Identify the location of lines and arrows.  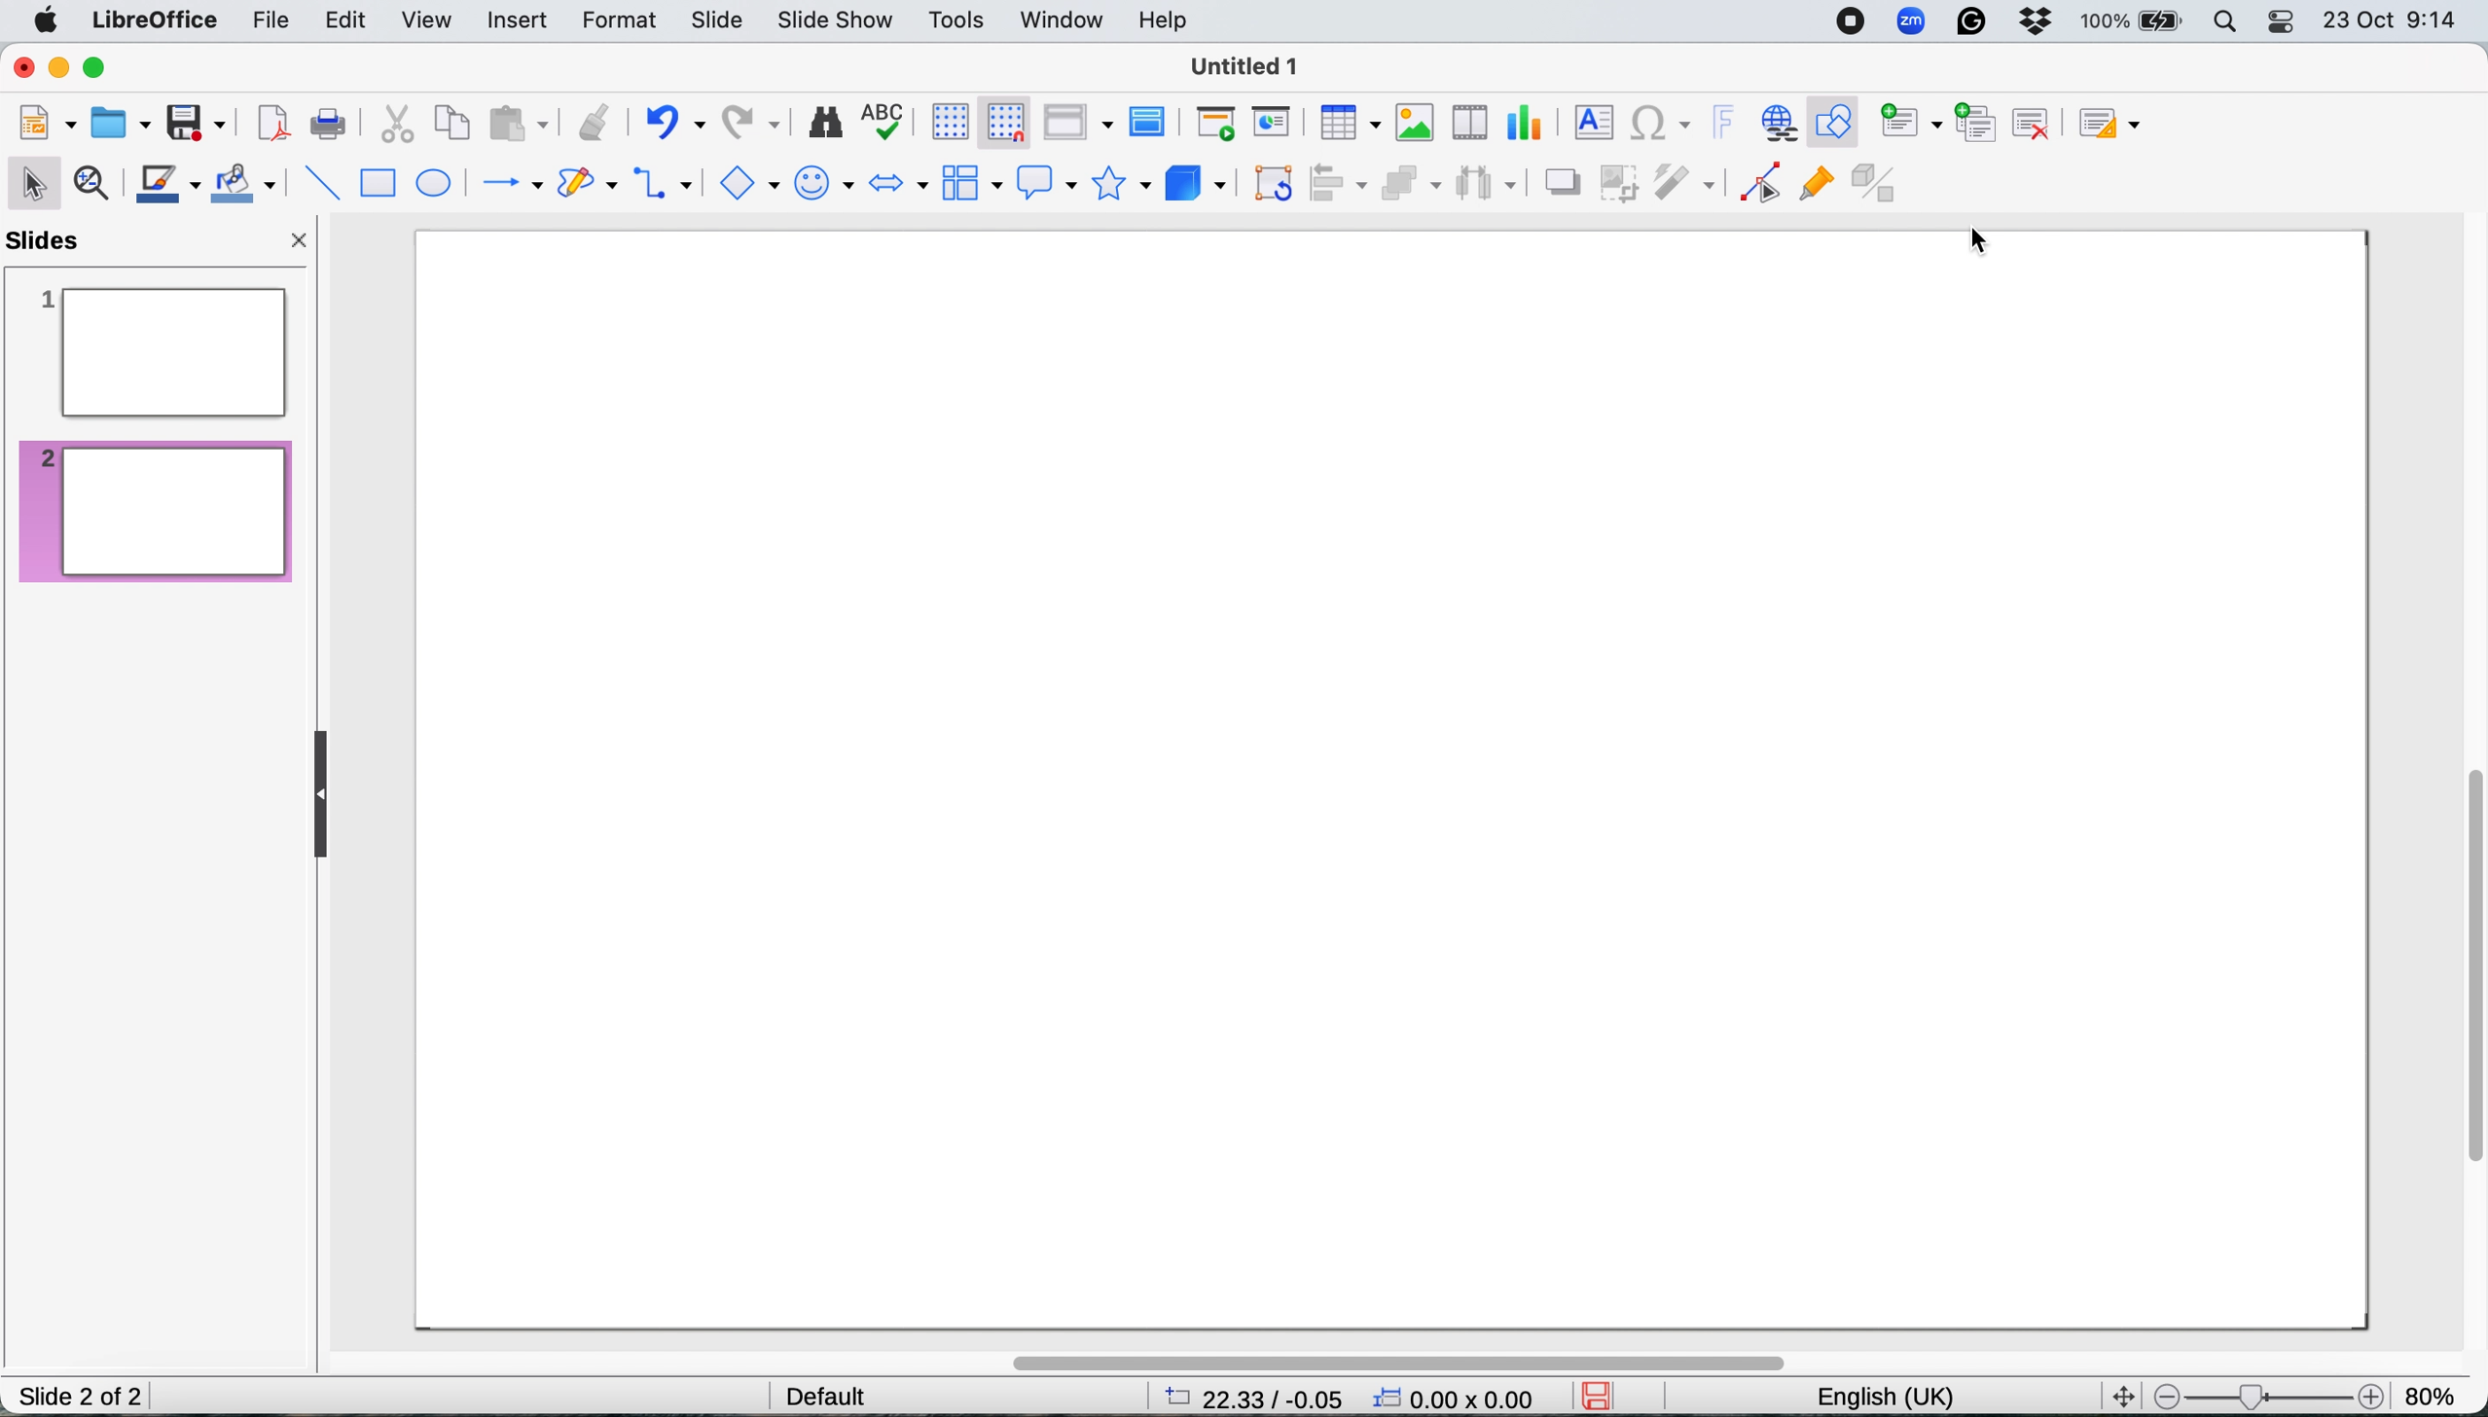
(506, 185).